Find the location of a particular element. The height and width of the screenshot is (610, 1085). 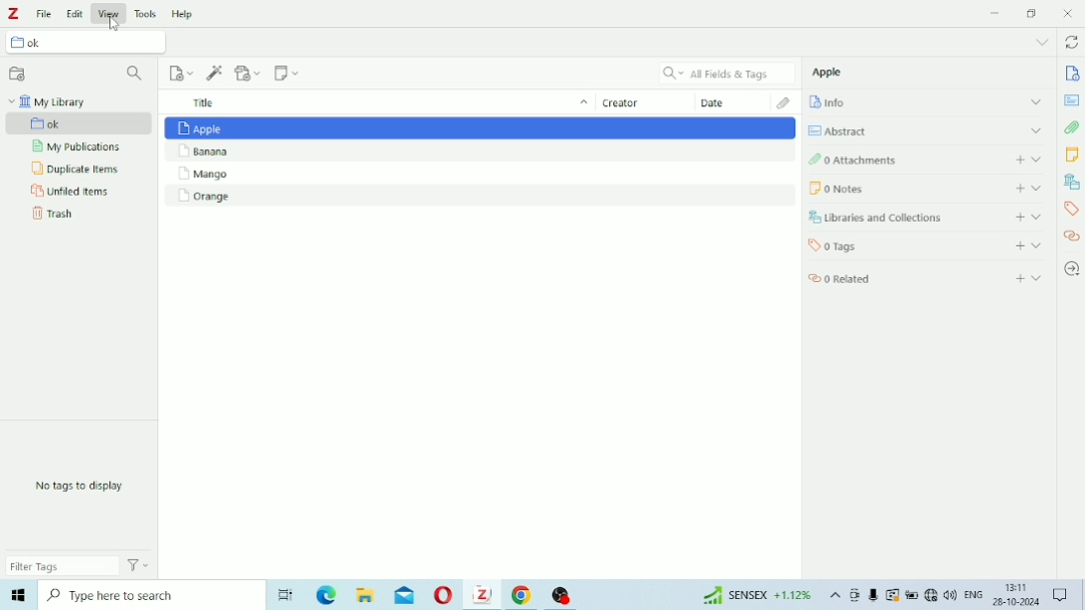

Locate is located at coordinates (1073, 268).